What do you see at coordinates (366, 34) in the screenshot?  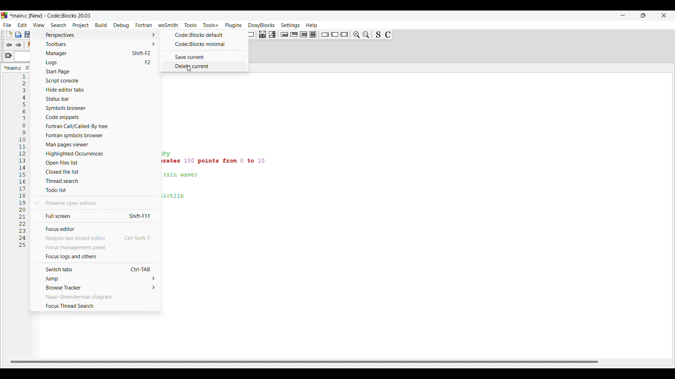 I see `Zoom out` at bounding box center [366, 34].